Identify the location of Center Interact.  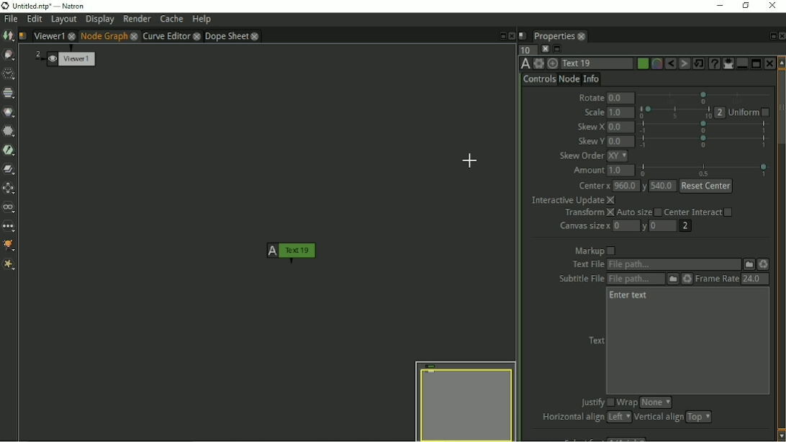
(704, 212).